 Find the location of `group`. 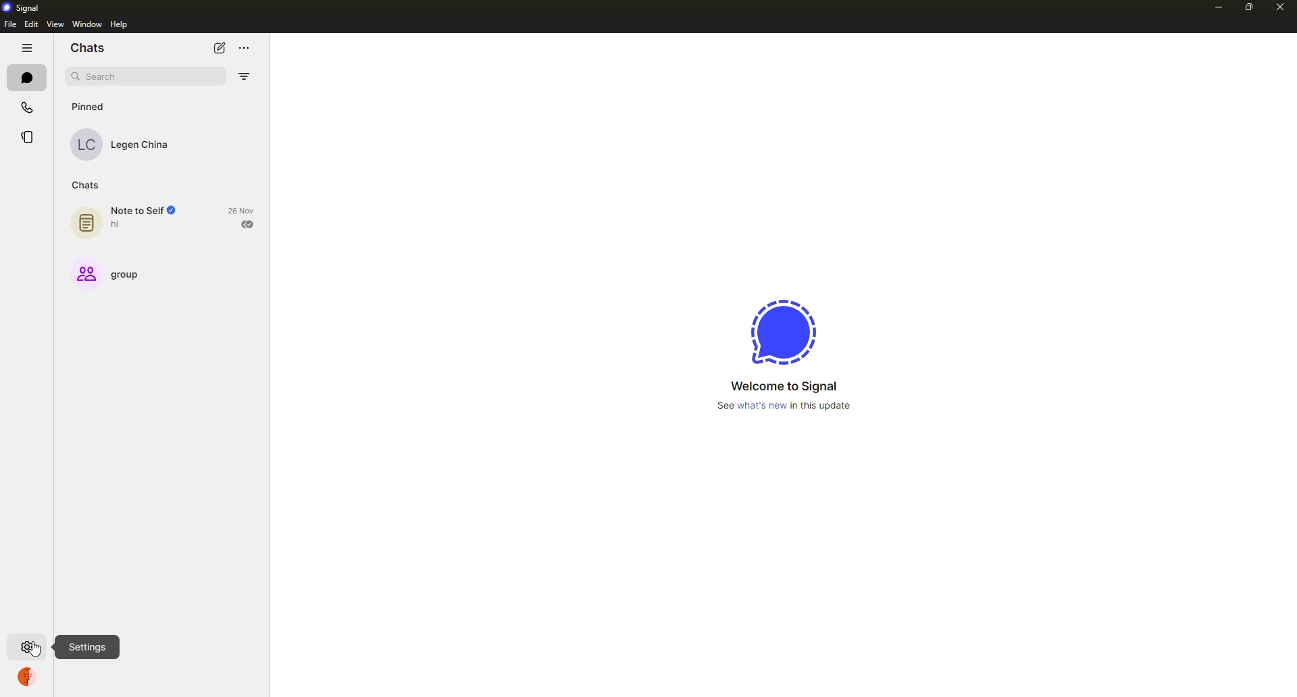

group is located at coordinates (107, 273).